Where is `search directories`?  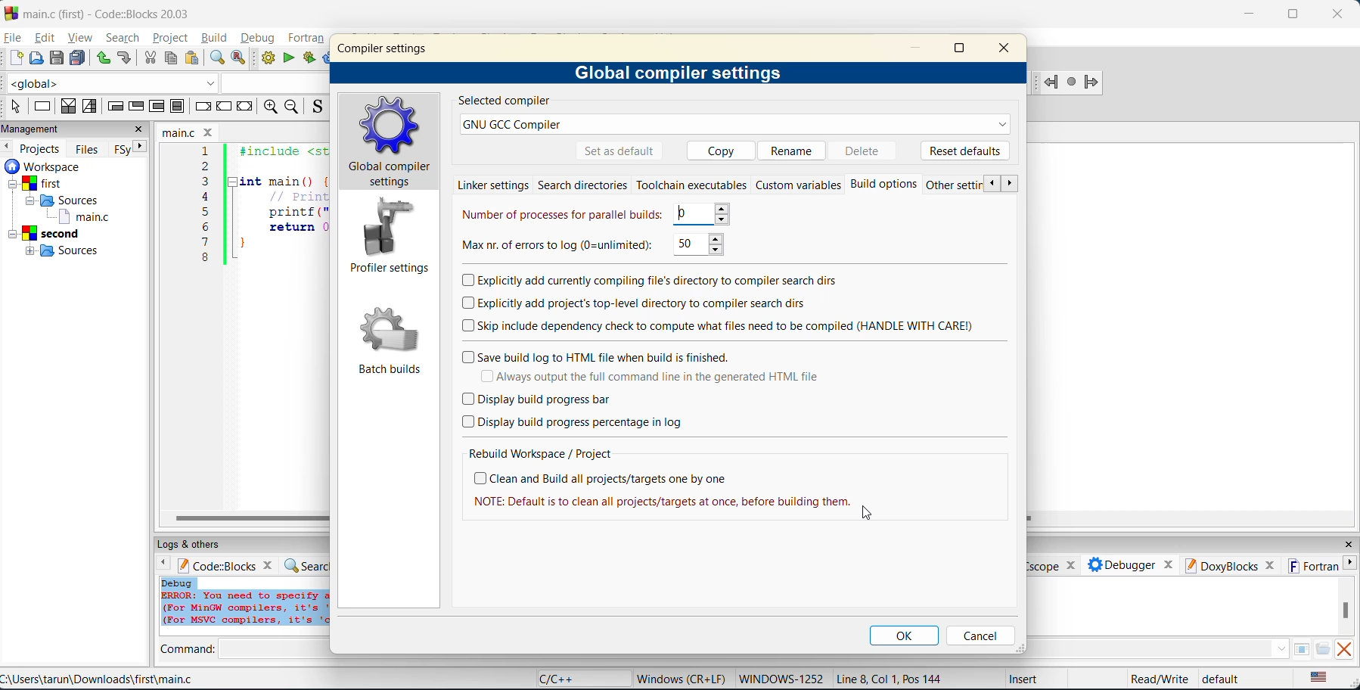
search directories is located at coordinates (584, 185).